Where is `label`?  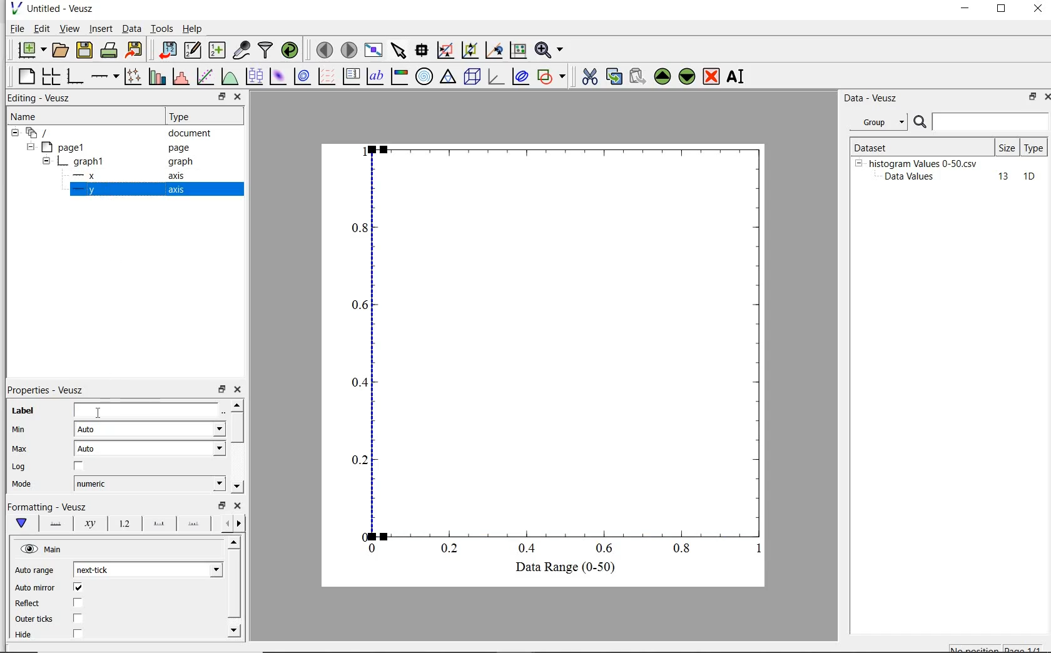
label is located at coordinates (23, 411).